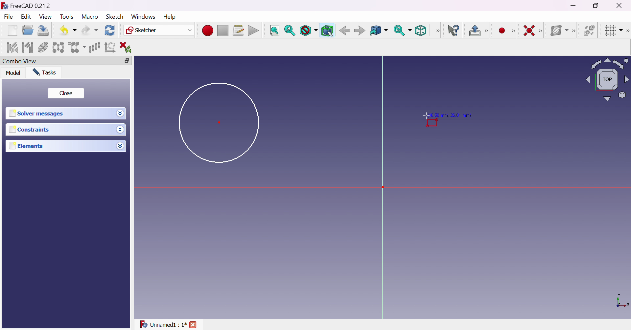 Image resolution: width=631 pixels, height=330 pixels. Describe the element at coordinates (19, 62) in the screenshot. I see `Combo view` at that location.